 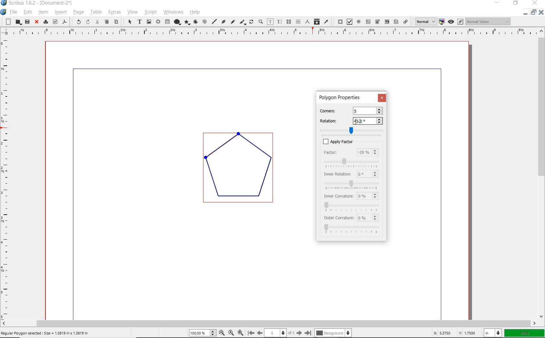 What do you see at coordinates (516, 4) in the screenshot?
I see `restore` at bounding box center [516, 4].